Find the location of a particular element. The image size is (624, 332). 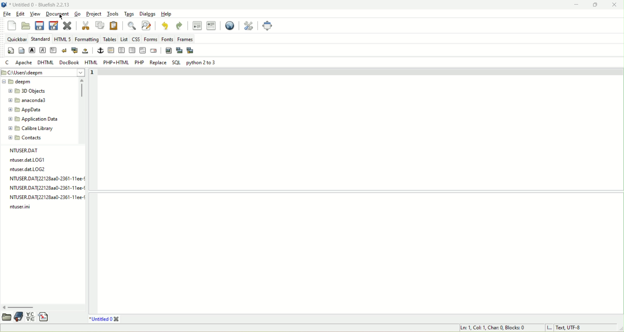

cursor is located at coordinates (61, 16).